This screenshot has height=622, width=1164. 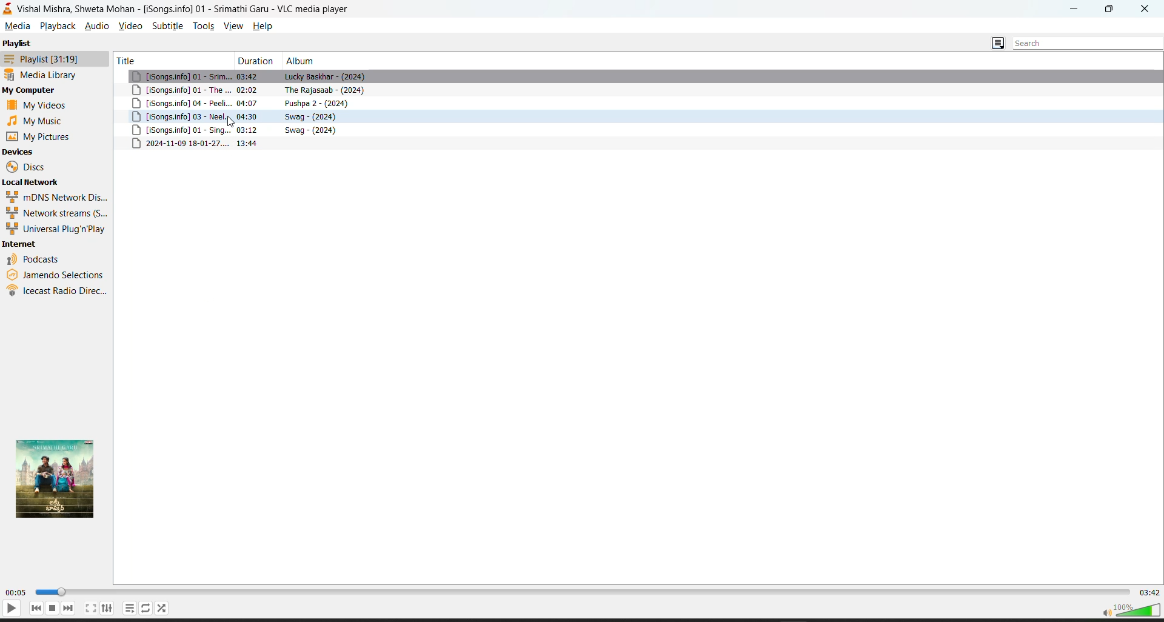 What do you see at coordinates (638, 76) in the screenshot?
I see `song` at bounding box center [638, 76].